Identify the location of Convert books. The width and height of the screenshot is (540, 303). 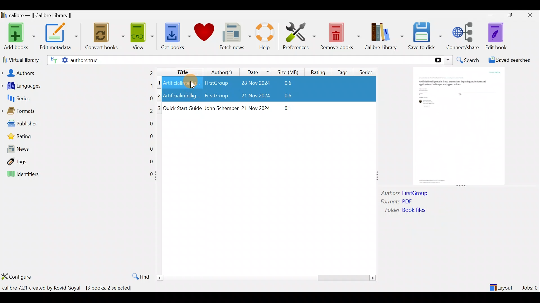
(105, 36).